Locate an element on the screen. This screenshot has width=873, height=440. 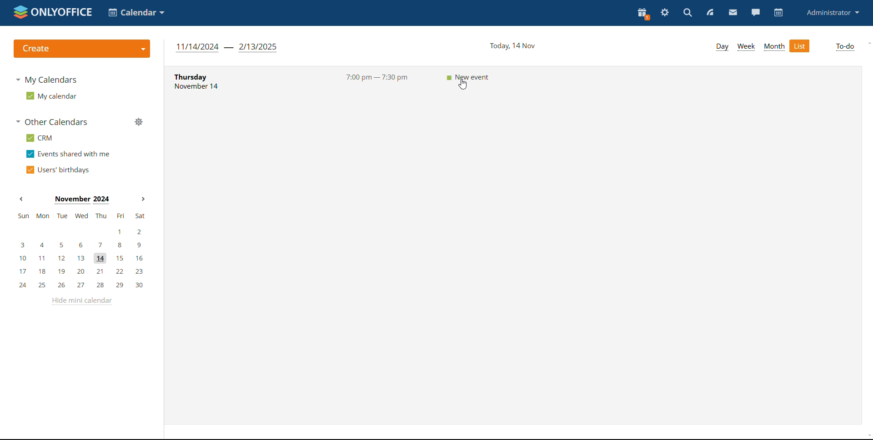
profile is located at coordinates (833, 12).